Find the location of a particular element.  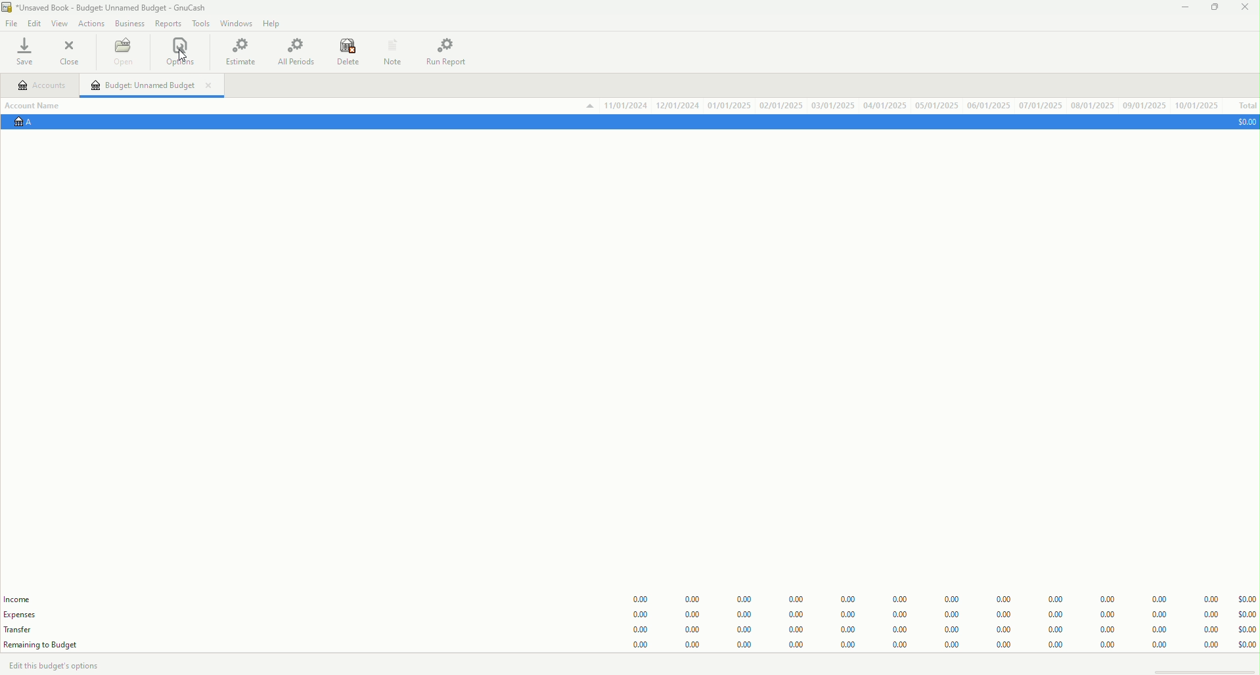

Tools is located at coordinates (198, 23).